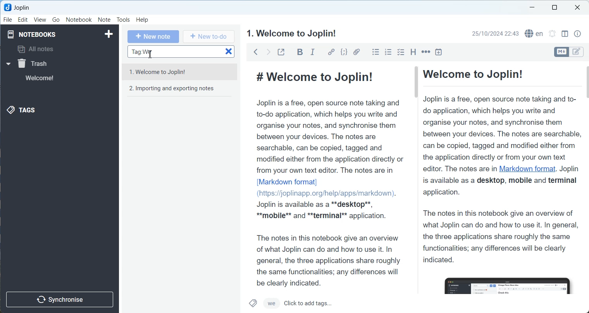 The width and height of the screenshot is (589, 313). I want to click on notebooks, so click(34, 34).